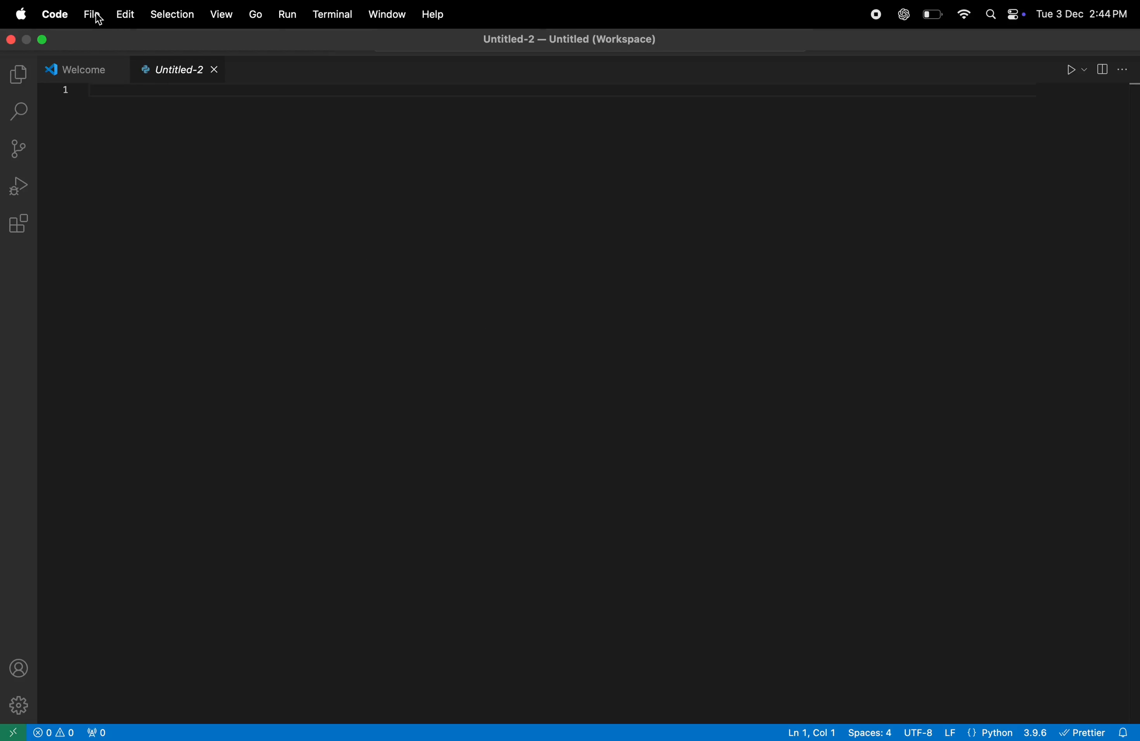  Describe the element at coordinates (20, 147) in the screenshot. I see `source control` at that location.